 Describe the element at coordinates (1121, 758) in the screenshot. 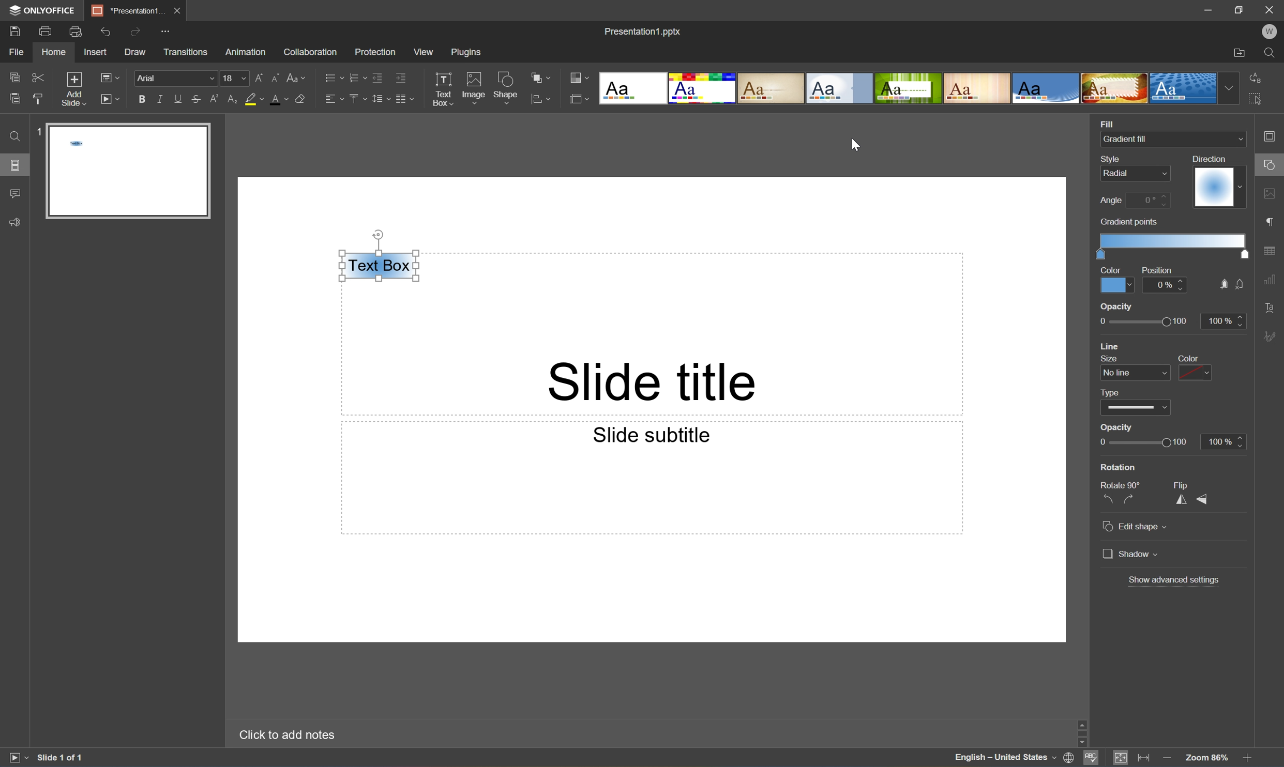

I see `Fit to slide` at that location.